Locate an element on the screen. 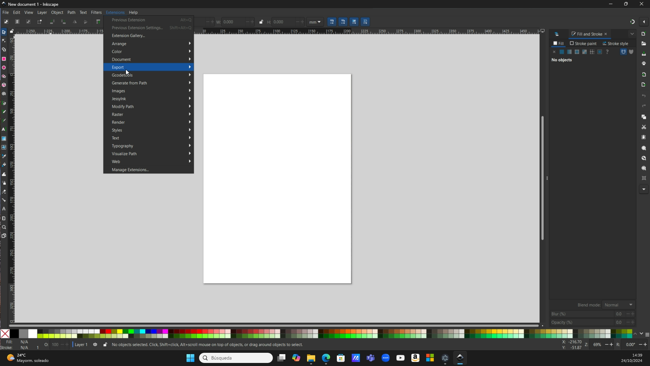  Text is located at coordinates (151, 138).